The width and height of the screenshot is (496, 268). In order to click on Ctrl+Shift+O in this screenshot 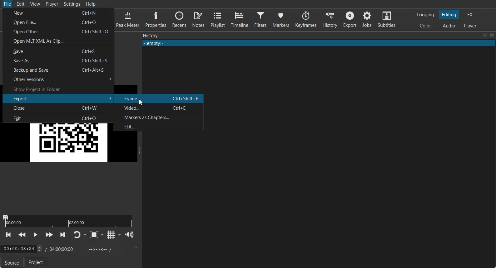, I will do `click(97, 31)`.